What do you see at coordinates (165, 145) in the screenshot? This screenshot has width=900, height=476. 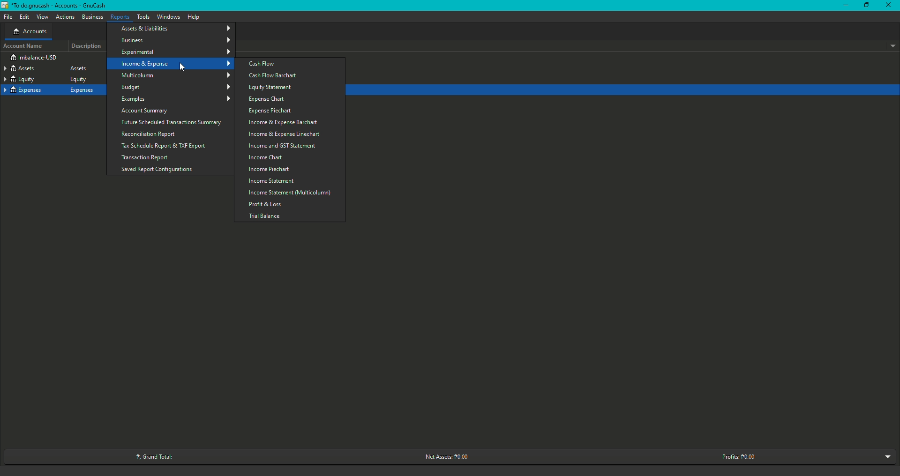 I see `Tax Schedule Report` at bounding box center [165, 145].